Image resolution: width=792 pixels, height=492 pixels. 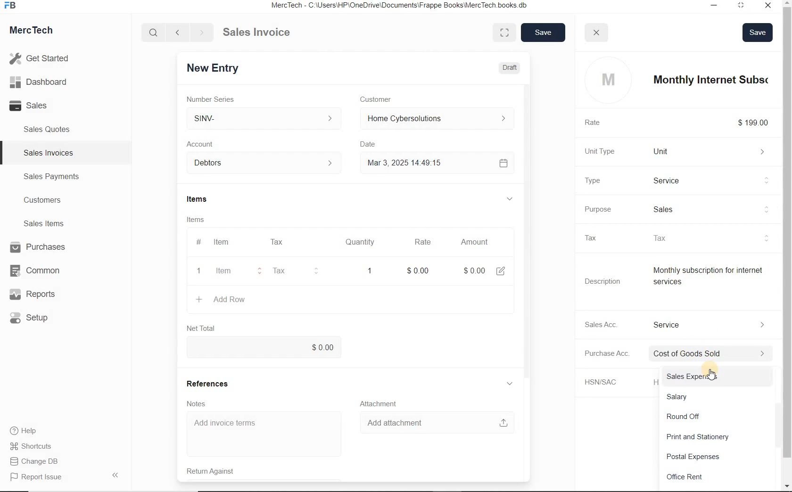 I want to click on Search, so click(x=154, y=33).